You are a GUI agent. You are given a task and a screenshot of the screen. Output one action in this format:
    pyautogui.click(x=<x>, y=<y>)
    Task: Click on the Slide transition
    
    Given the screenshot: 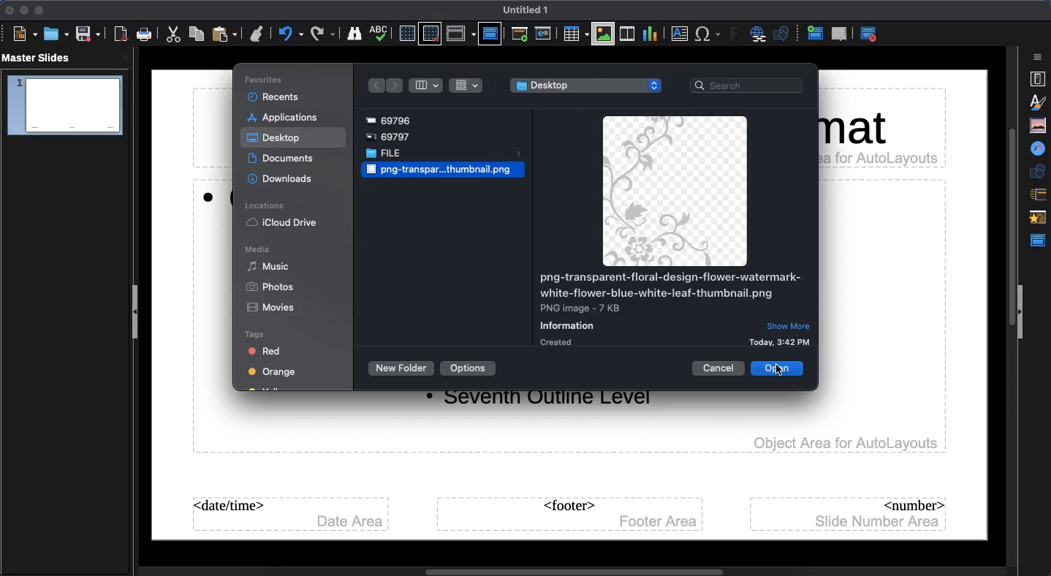 What is the action you would take?
    pyautogui.click(x=1037, y=195)
    